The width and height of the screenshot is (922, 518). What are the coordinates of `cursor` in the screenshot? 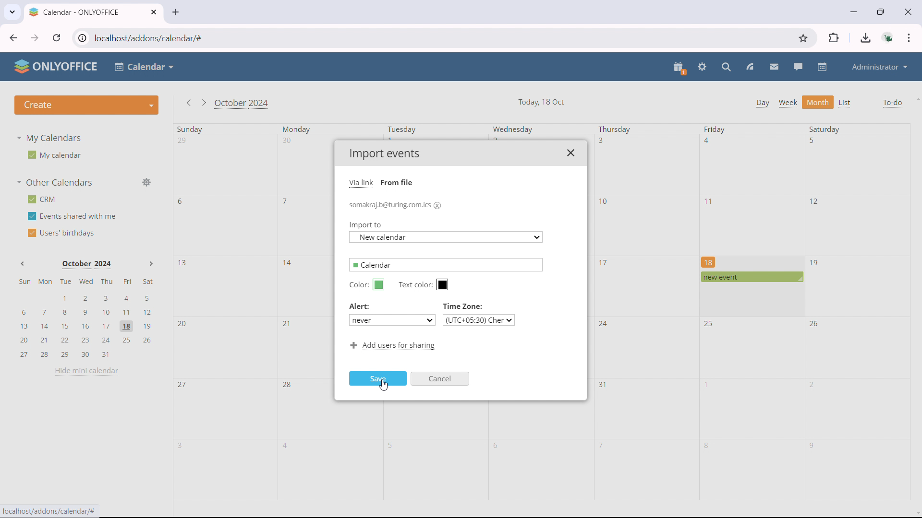 It's located at (385, 386).